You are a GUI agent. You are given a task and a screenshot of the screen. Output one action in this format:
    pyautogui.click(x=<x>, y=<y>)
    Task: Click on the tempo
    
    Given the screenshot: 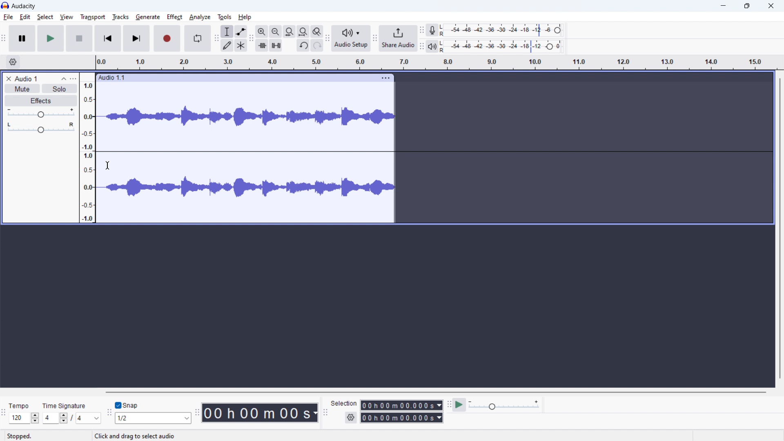 What is the action you would take?
    pyautogui.click(x=20, y=407)
    